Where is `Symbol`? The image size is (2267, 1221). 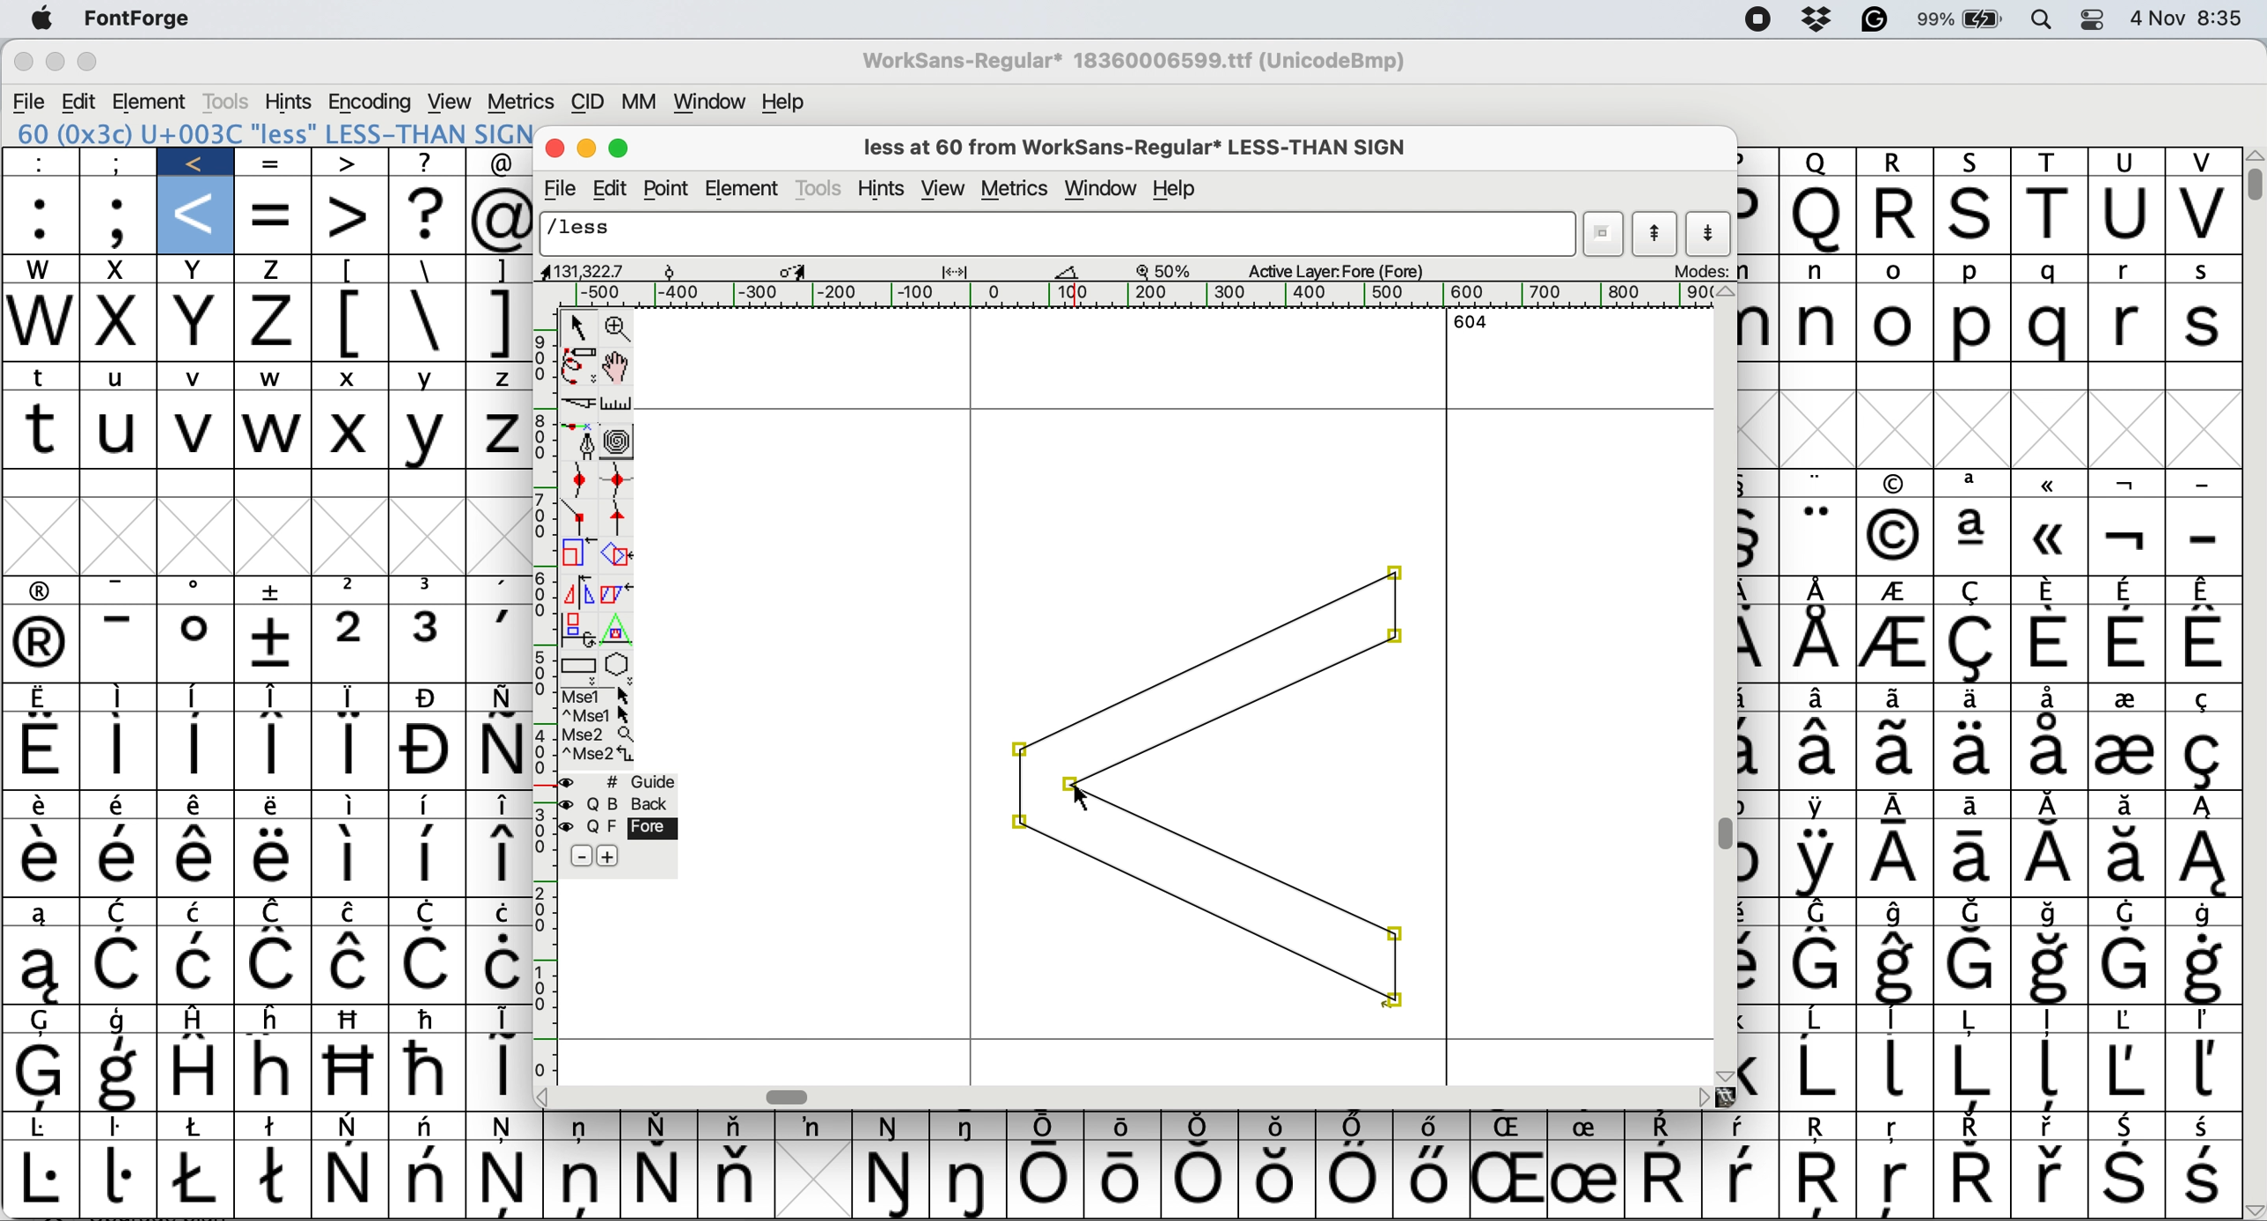
Symbol is located at coordinates (1124, 1181).